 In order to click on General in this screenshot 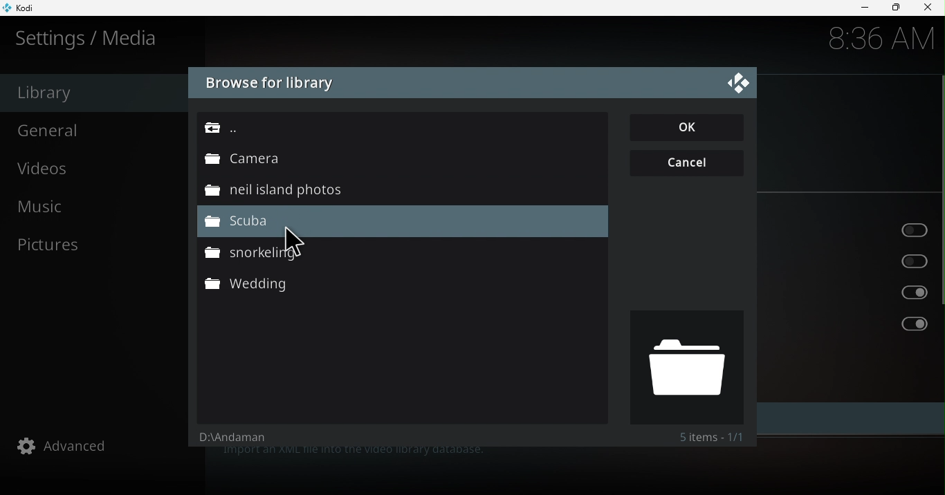, I will do `click(95, 129)`.